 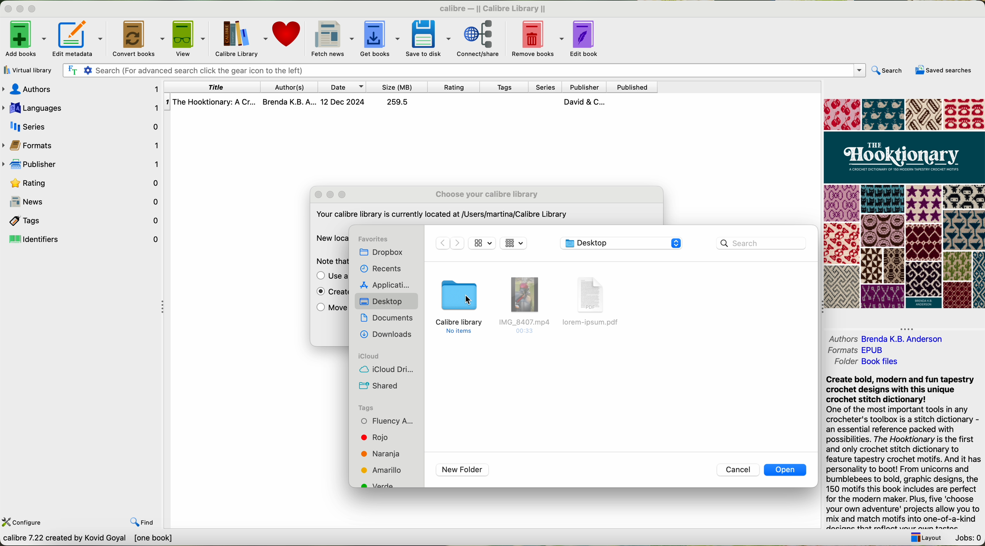 What do you see at coordinates (889, 71) in the screenshot?
I see `search` at bounding box center [889, 71].